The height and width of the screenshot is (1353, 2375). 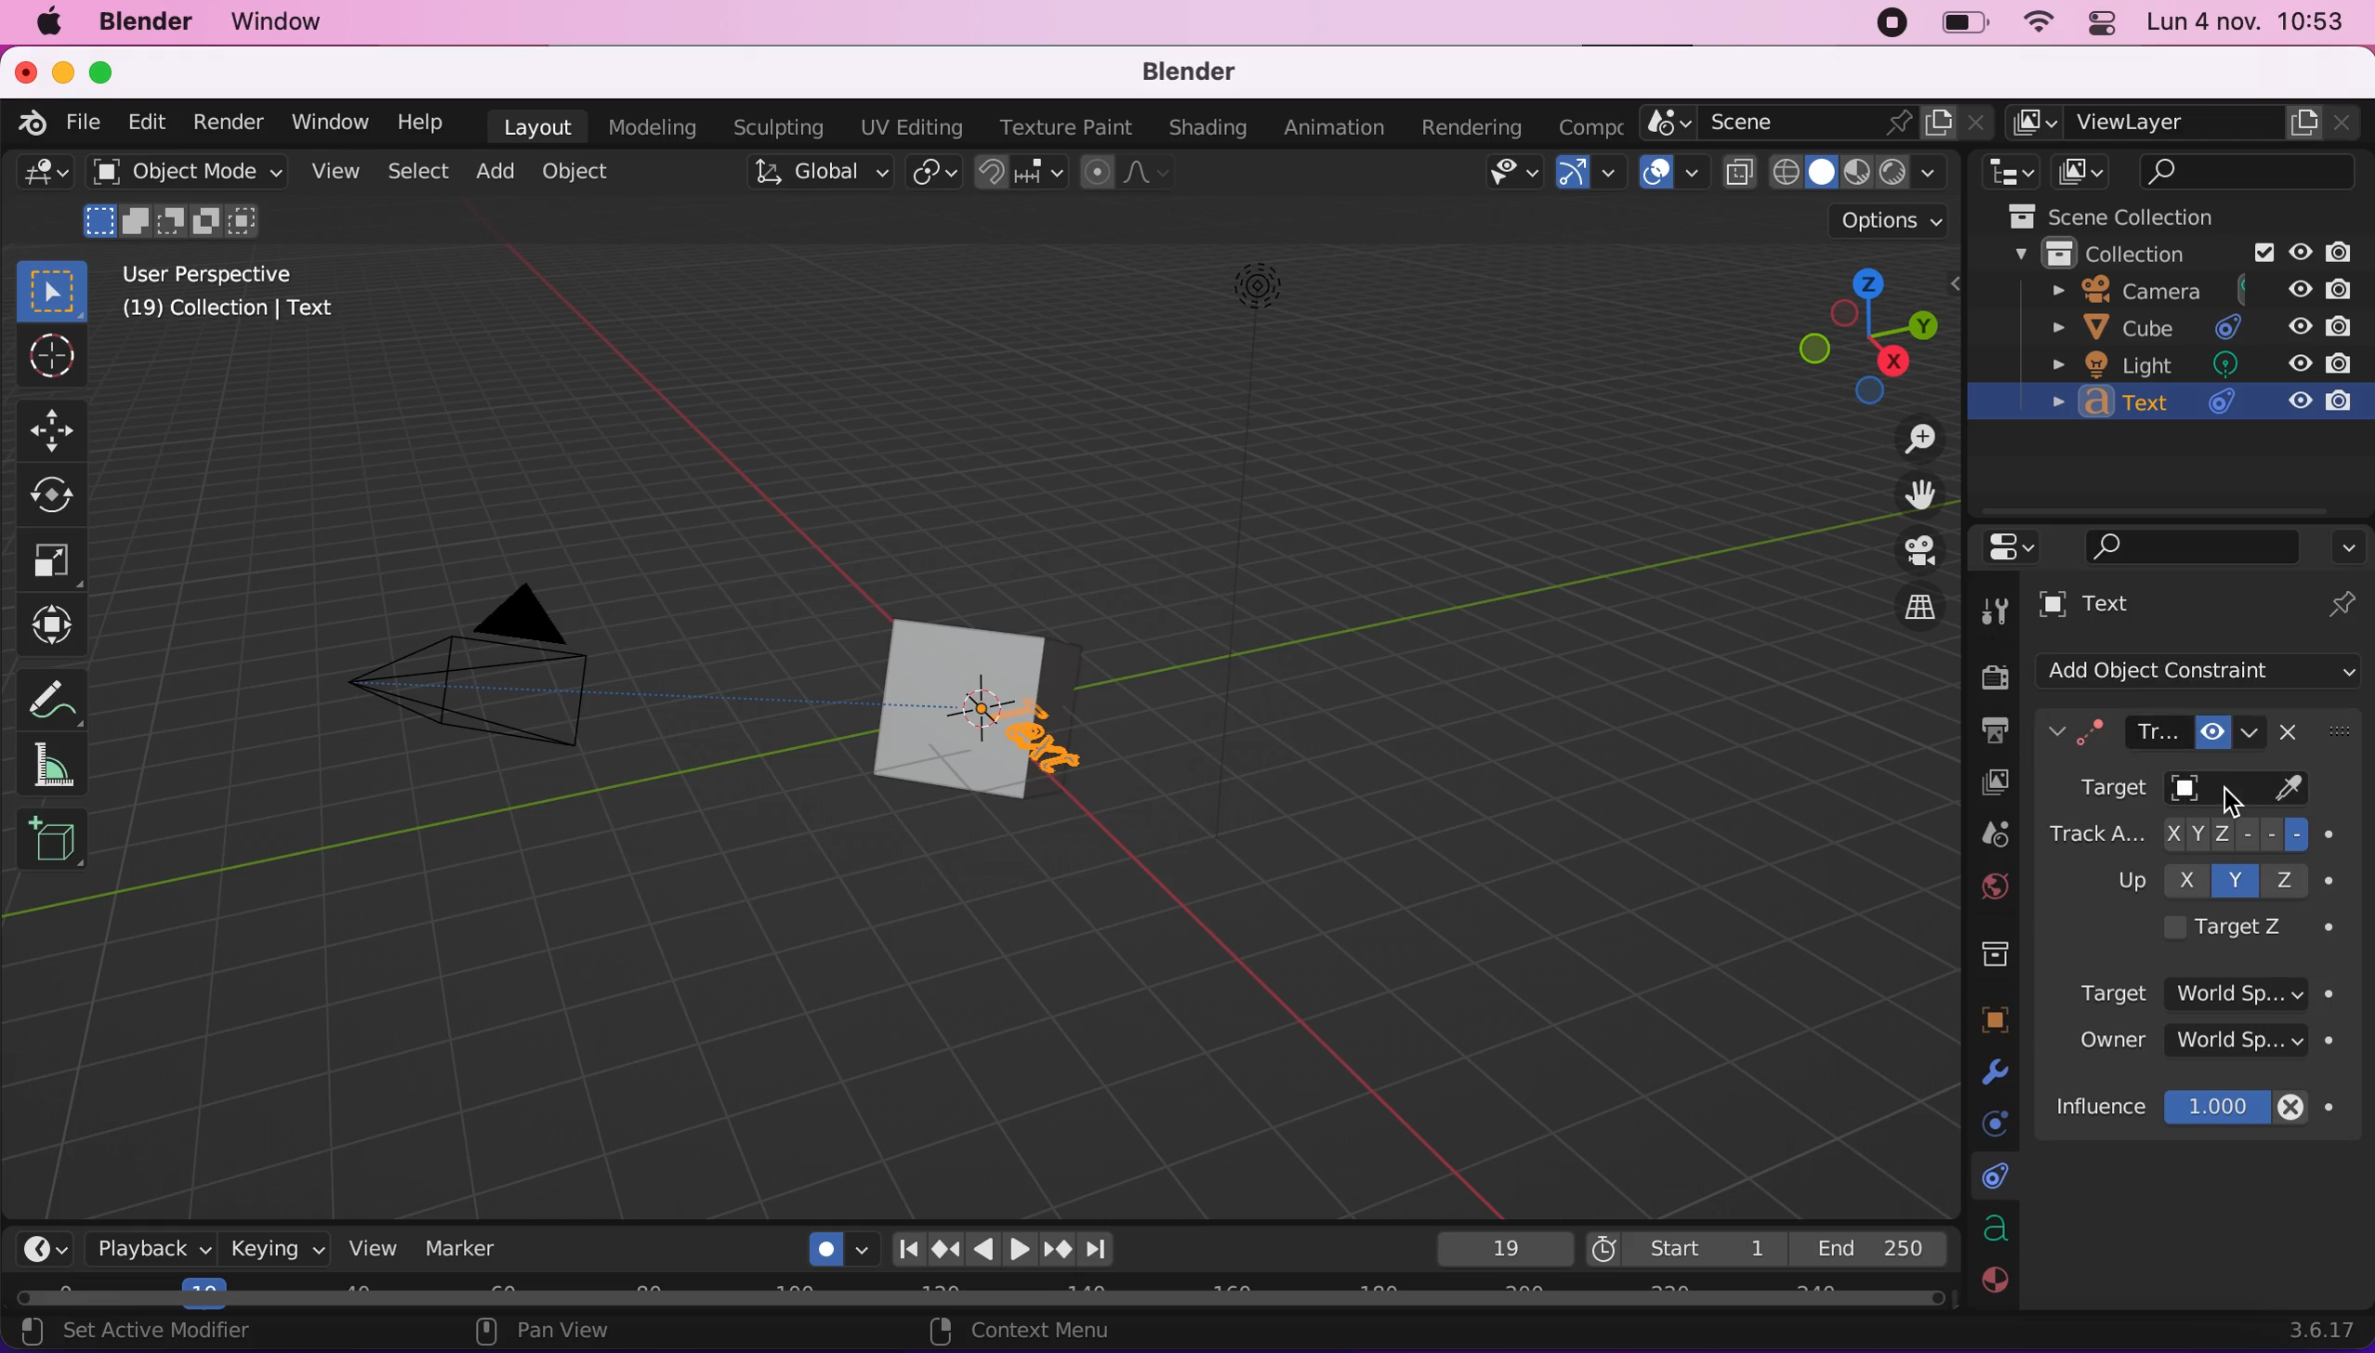 What do you see at coordinates (50, 628) in the screenshot?
I see `transform` at bounding box center [50, 628].